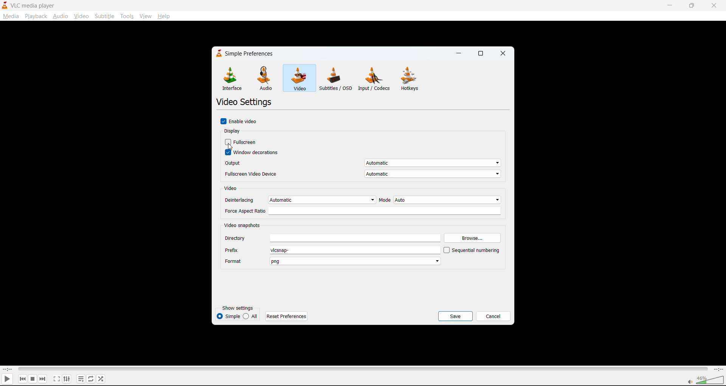 This screenshot has width=726, height=386. I want to click on suntitle, so click(104, 16).